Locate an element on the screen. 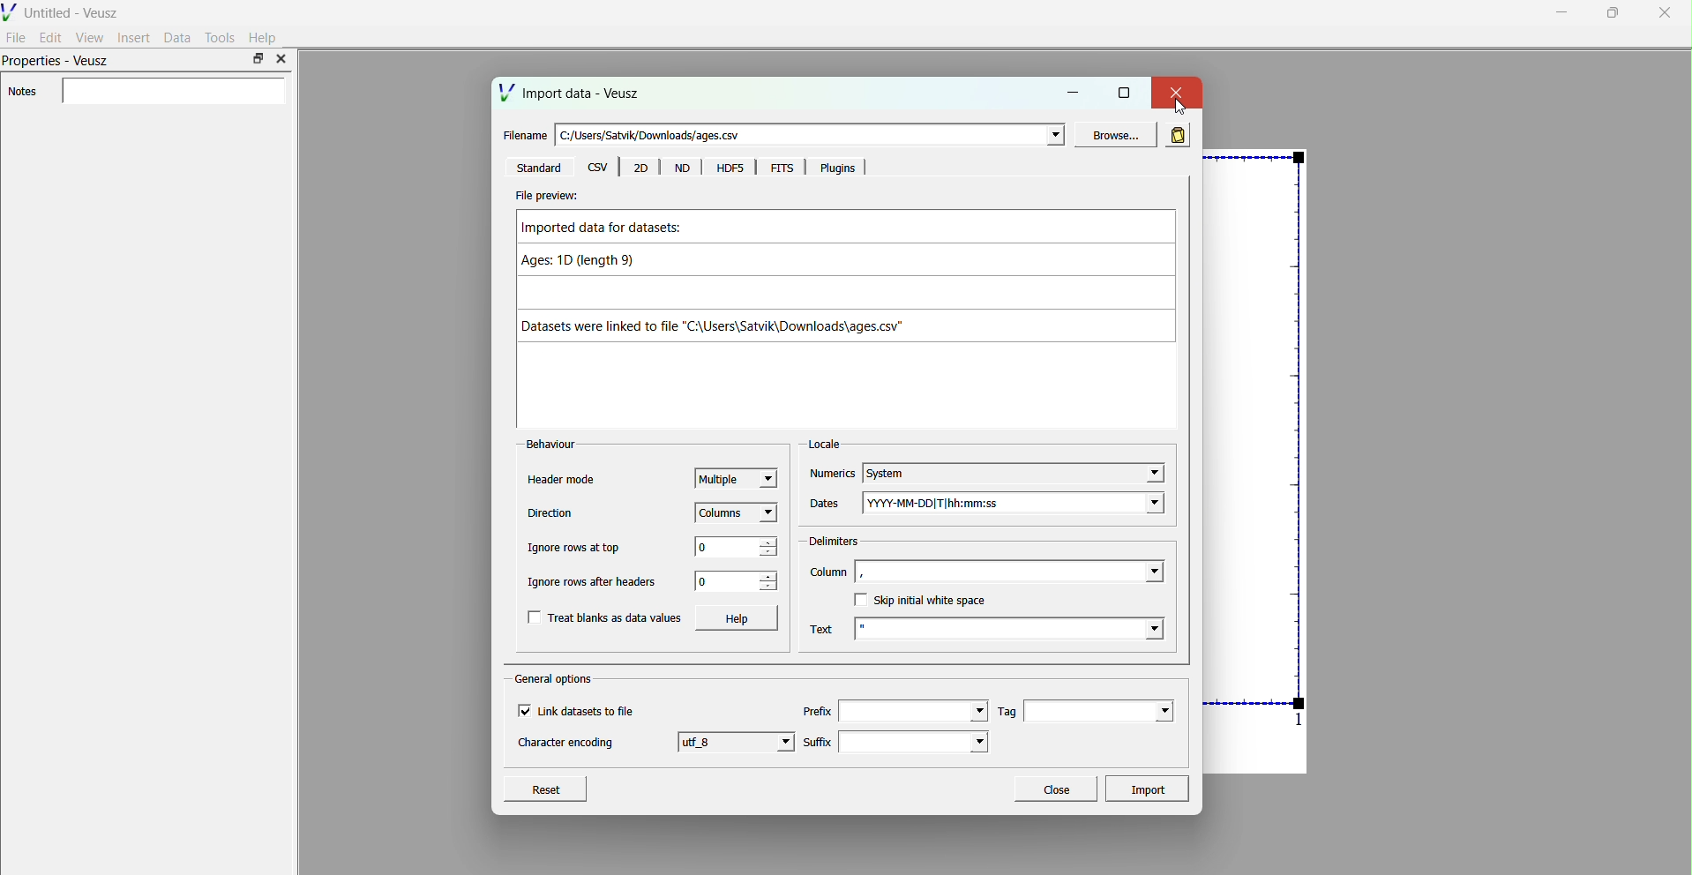  Column is located at coordinates (827, 572).